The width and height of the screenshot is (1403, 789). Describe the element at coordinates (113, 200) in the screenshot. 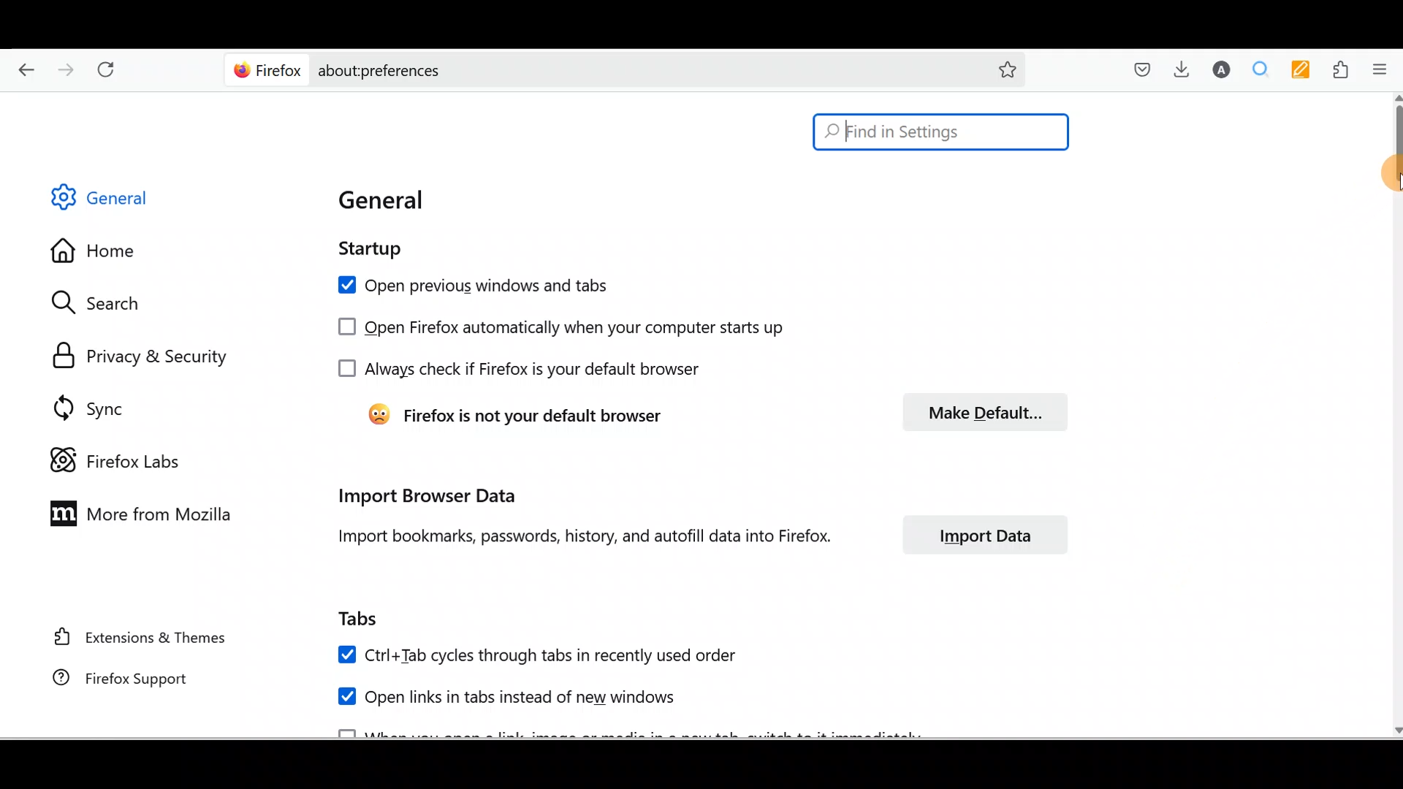

I see `General` at that location.